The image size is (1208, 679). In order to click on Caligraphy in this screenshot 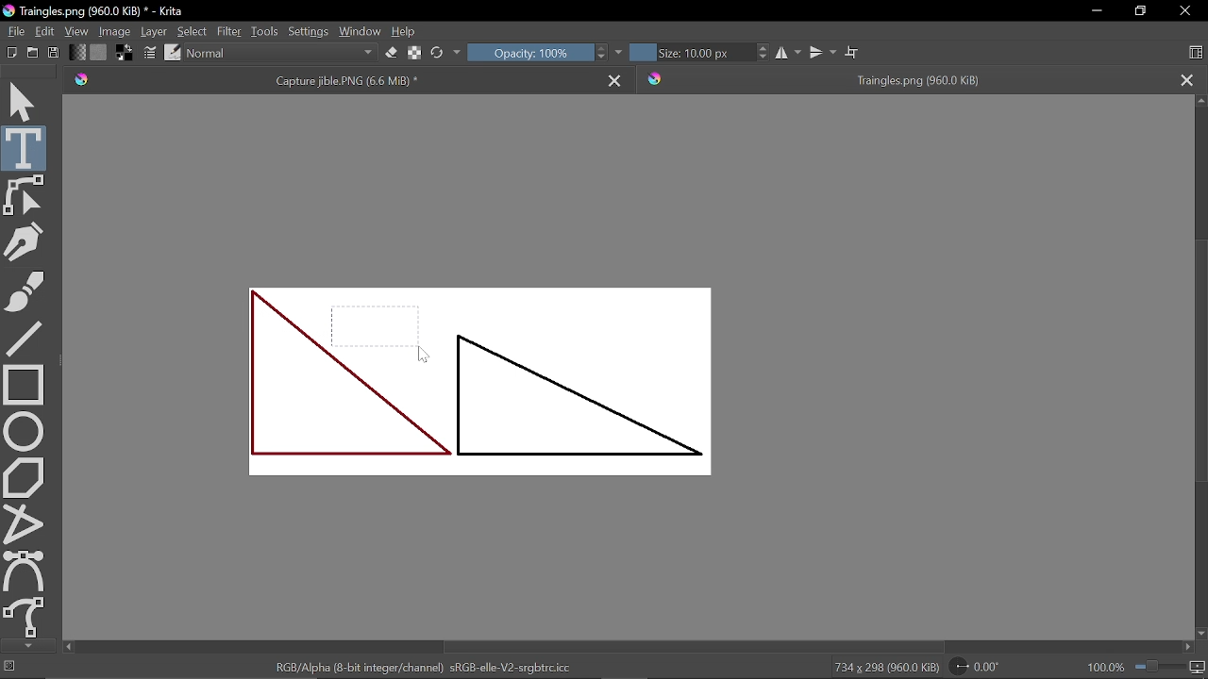, I will do `click(26, 240)`.